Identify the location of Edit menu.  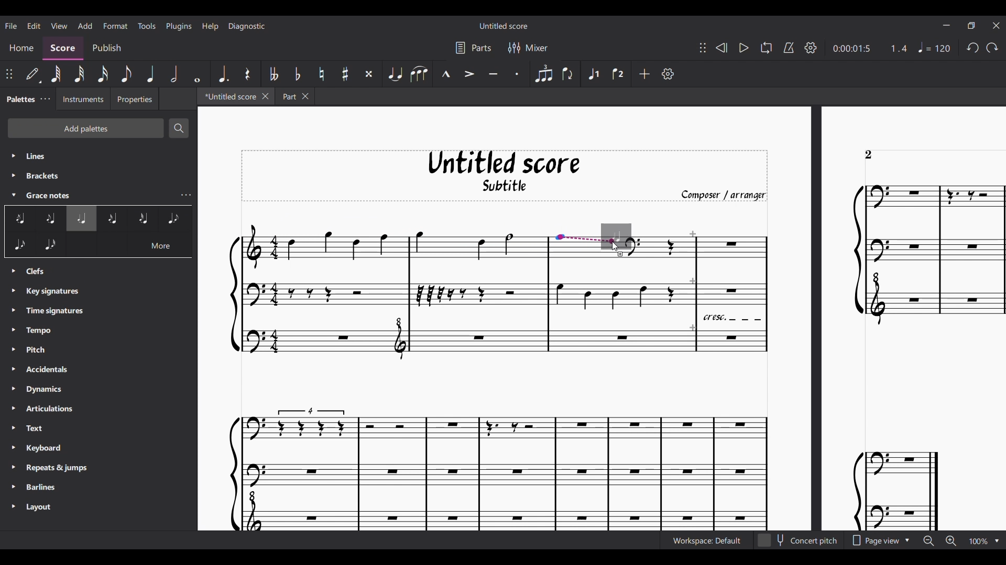
(34, 25).